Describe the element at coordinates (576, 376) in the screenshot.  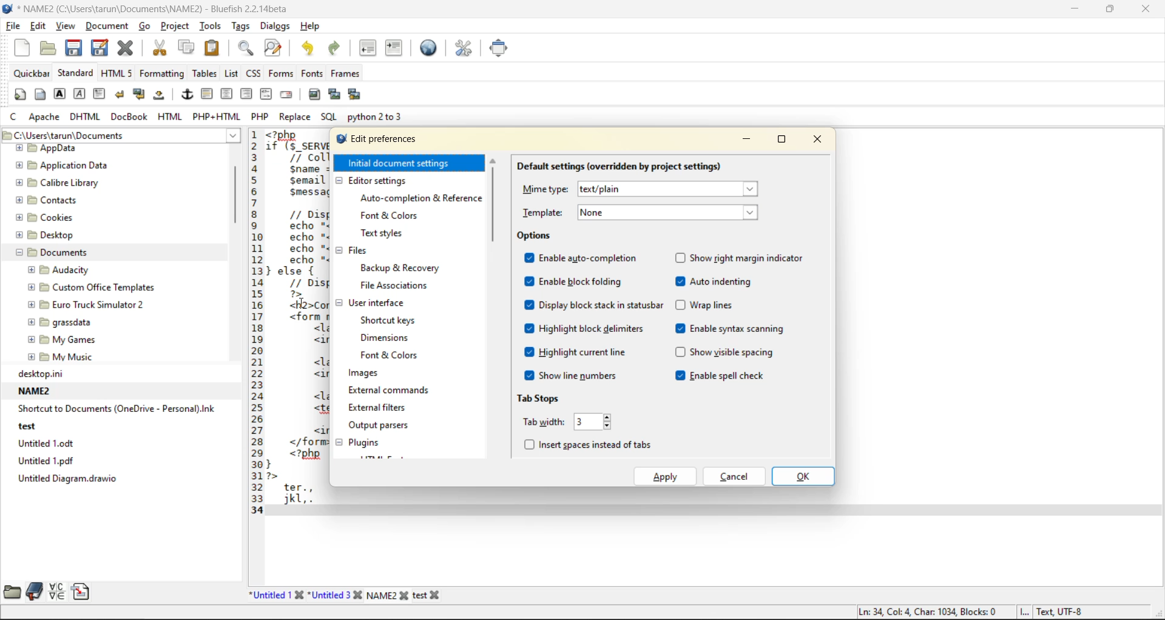
I see `show line numbers` at that location.